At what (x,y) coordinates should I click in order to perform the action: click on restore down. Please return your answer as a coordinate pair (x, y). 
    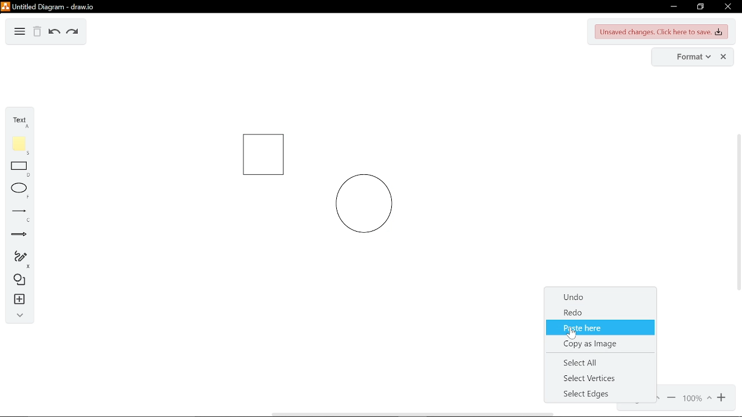
    Looking at the image, I should click on (701, 7).